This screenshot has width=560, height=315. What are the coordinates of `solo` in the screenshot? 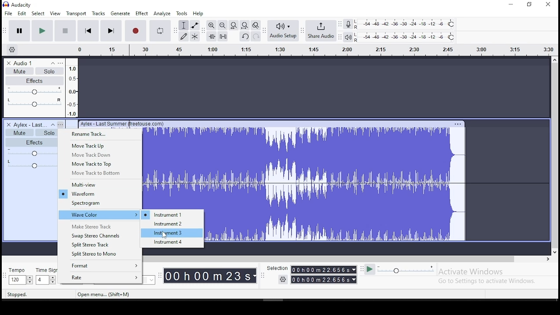 It's located at (45, 132).